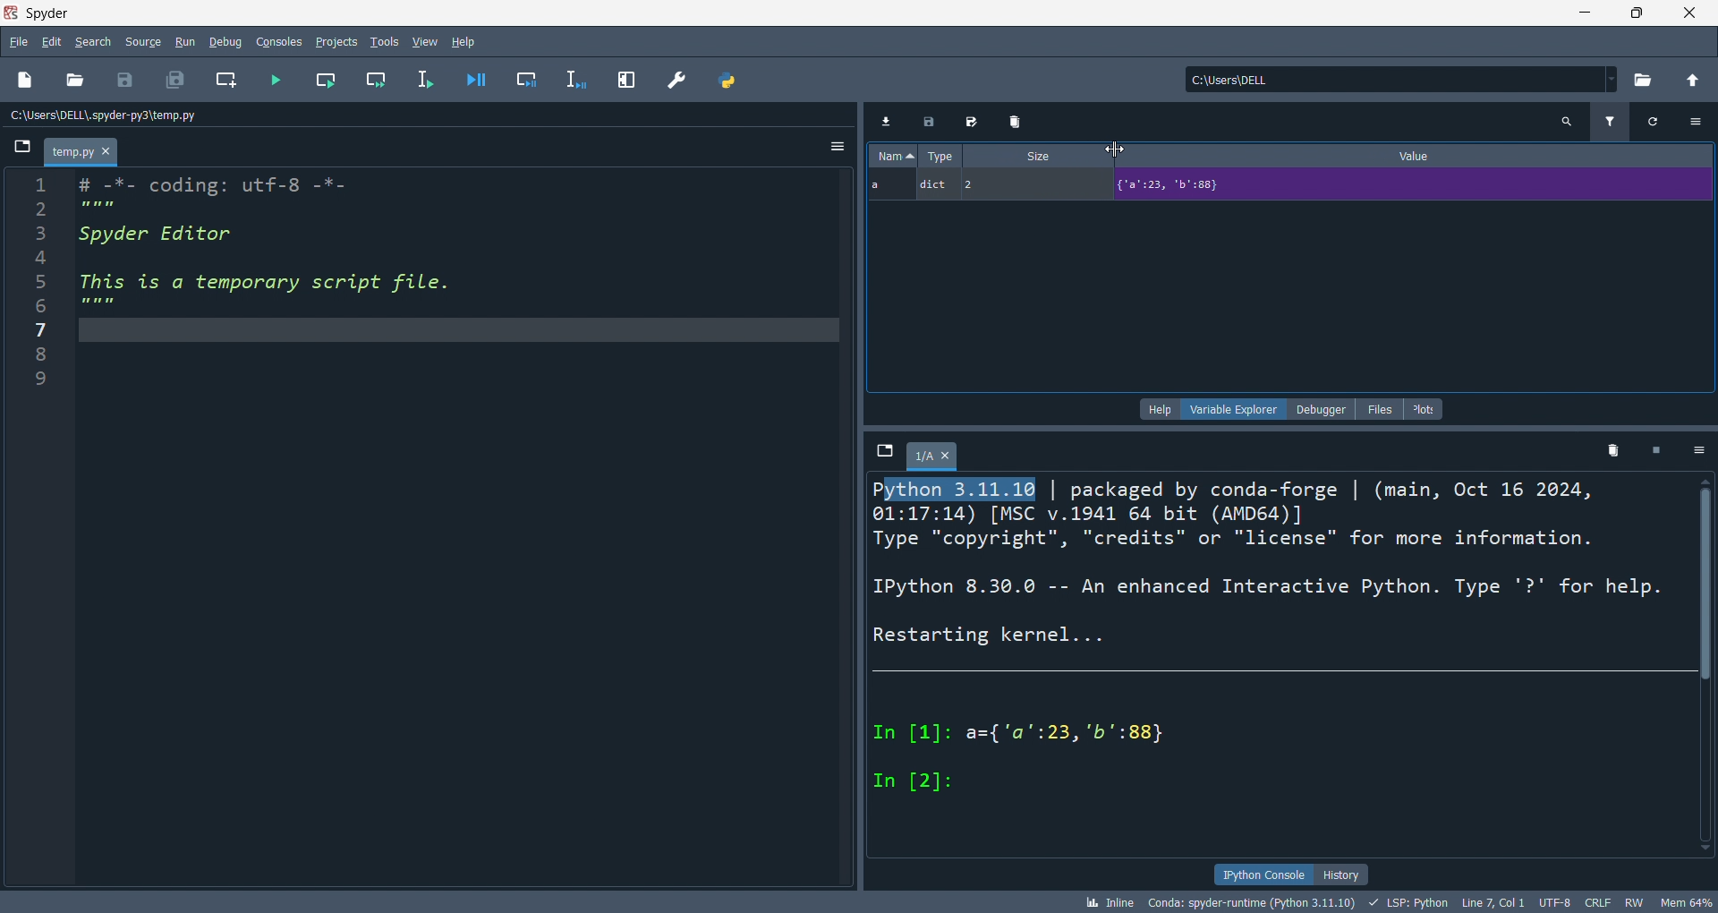  What do you see at coordinates (72, 82) in the screenshot?
I see `open file` at bounding box center [72, 82].